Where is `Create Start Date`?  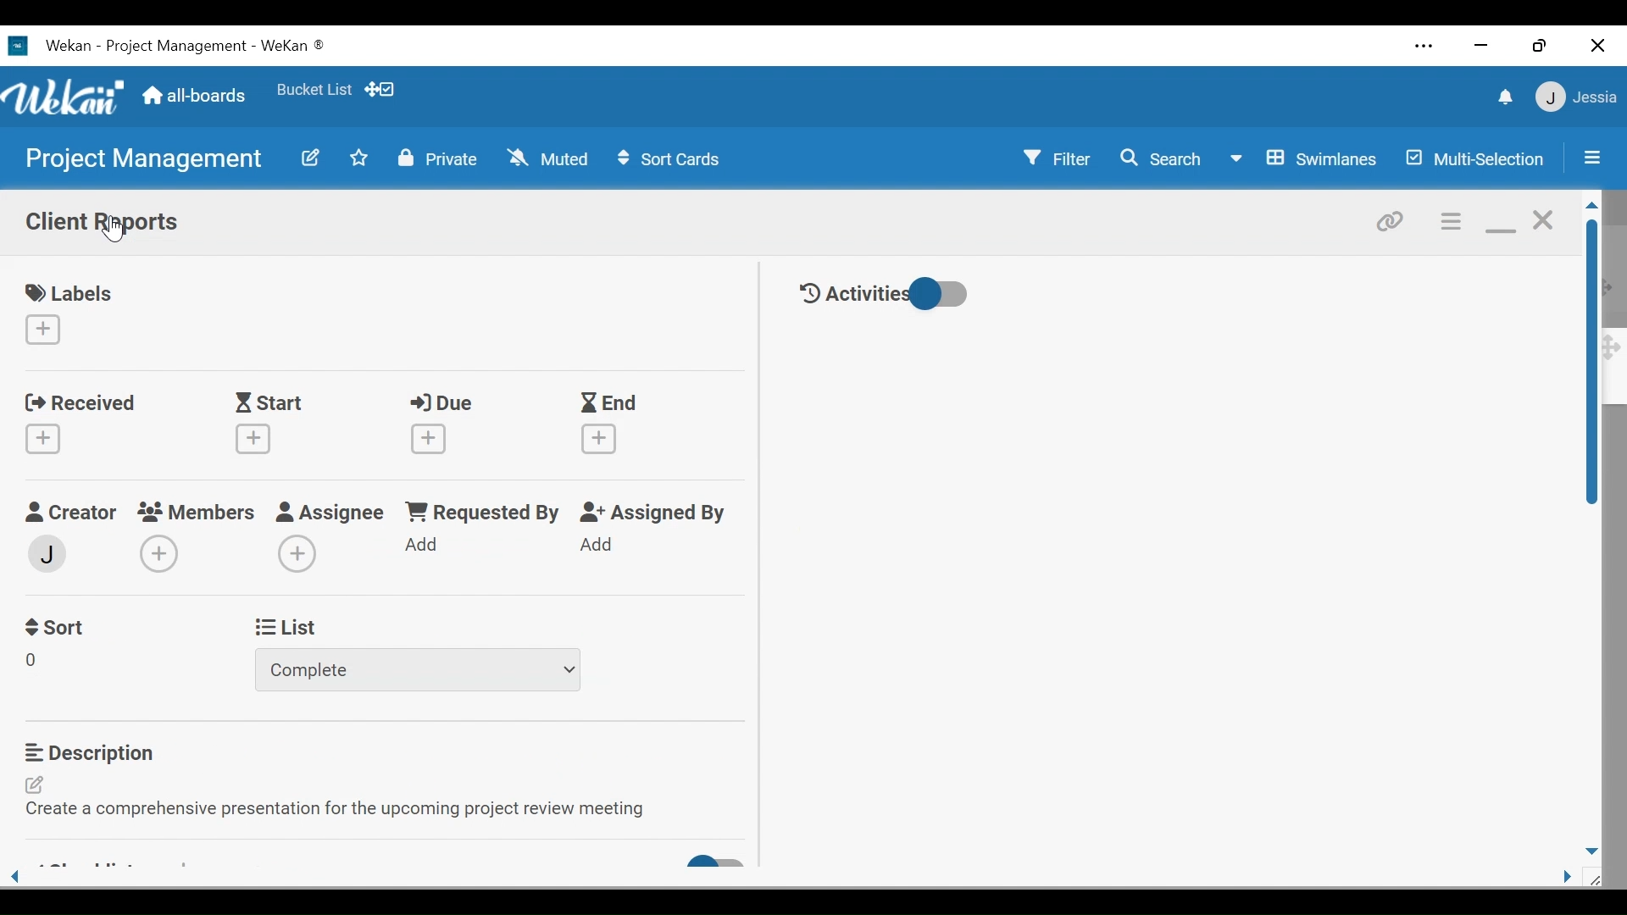
Create Start Date is located at coordinates (253, 438).